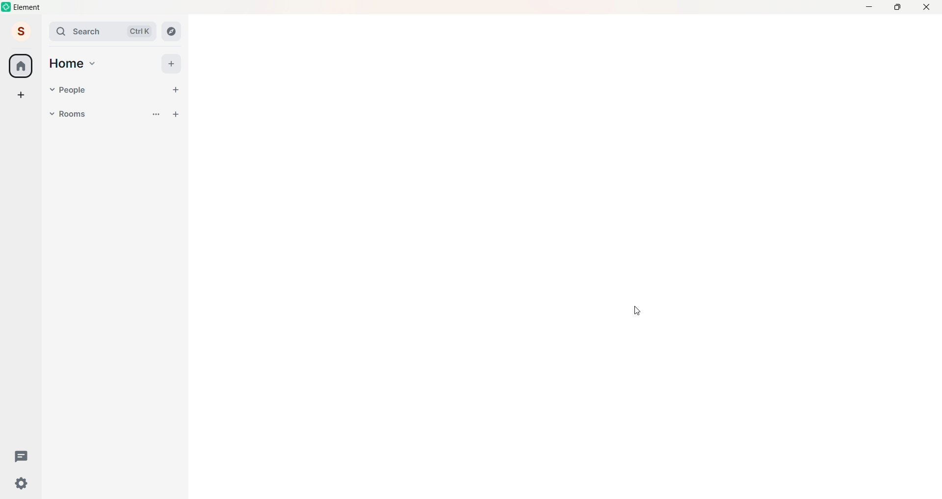  Describe the element at coordinates (48, 8) in the screenshot. I see `element` at that location.